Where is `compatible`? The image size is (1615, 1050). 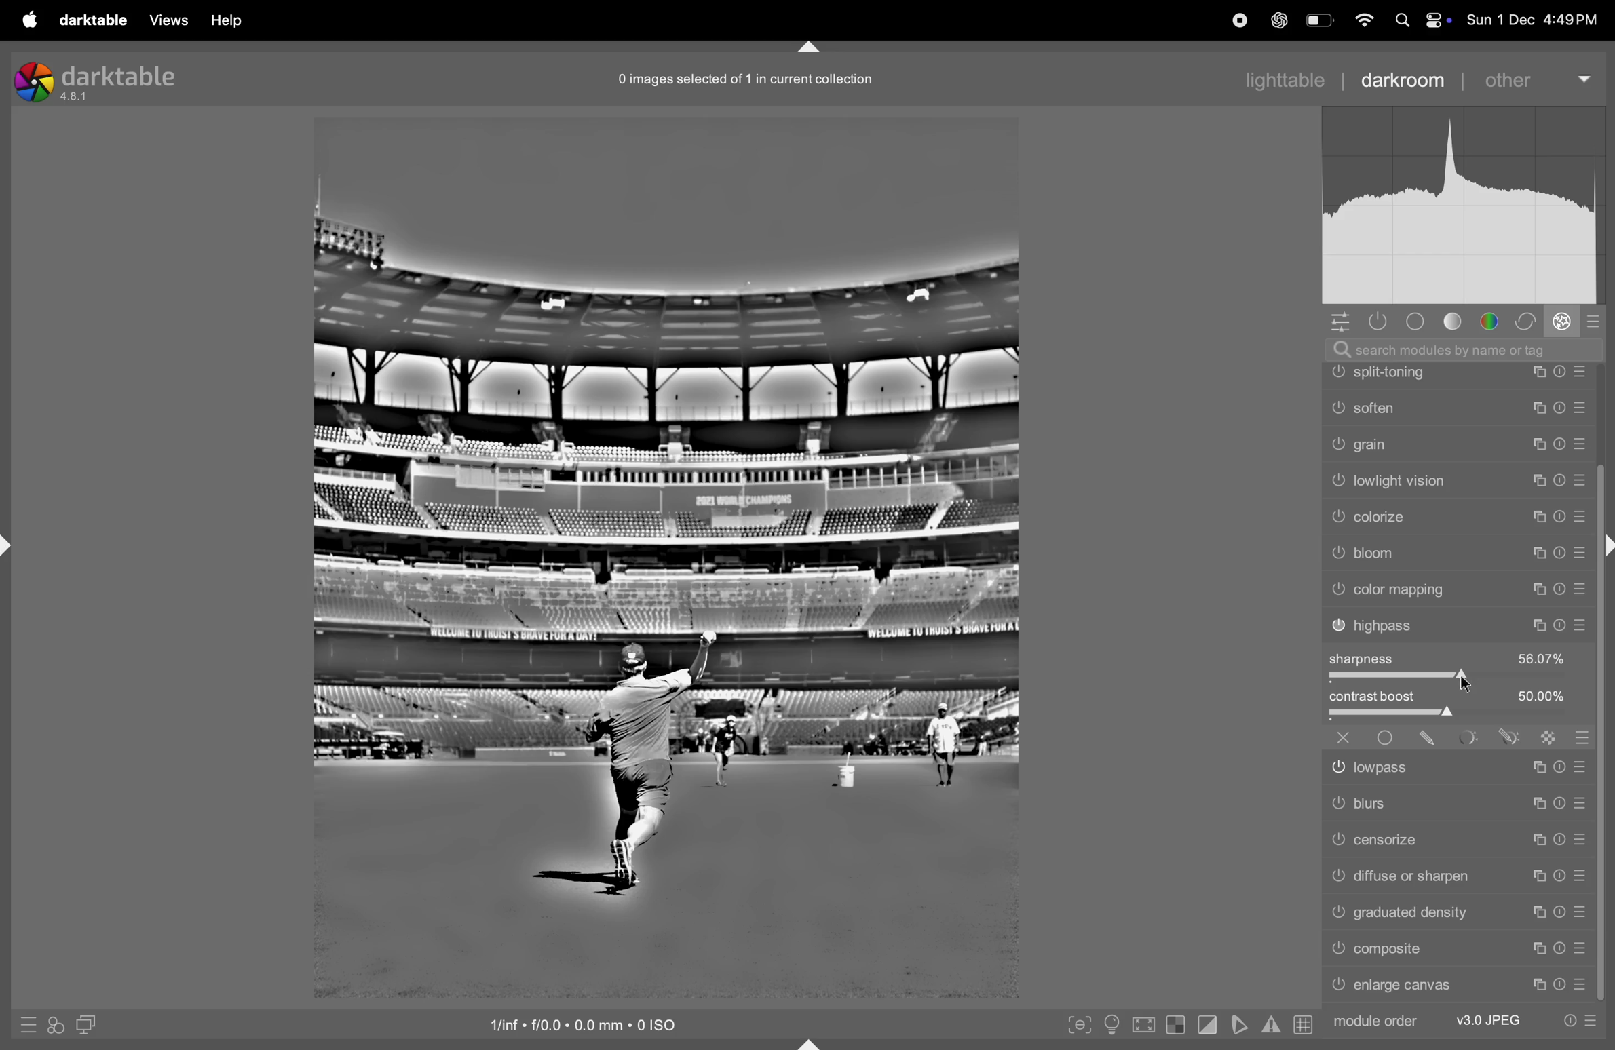 compatible is located at coordinates (1458, 950).